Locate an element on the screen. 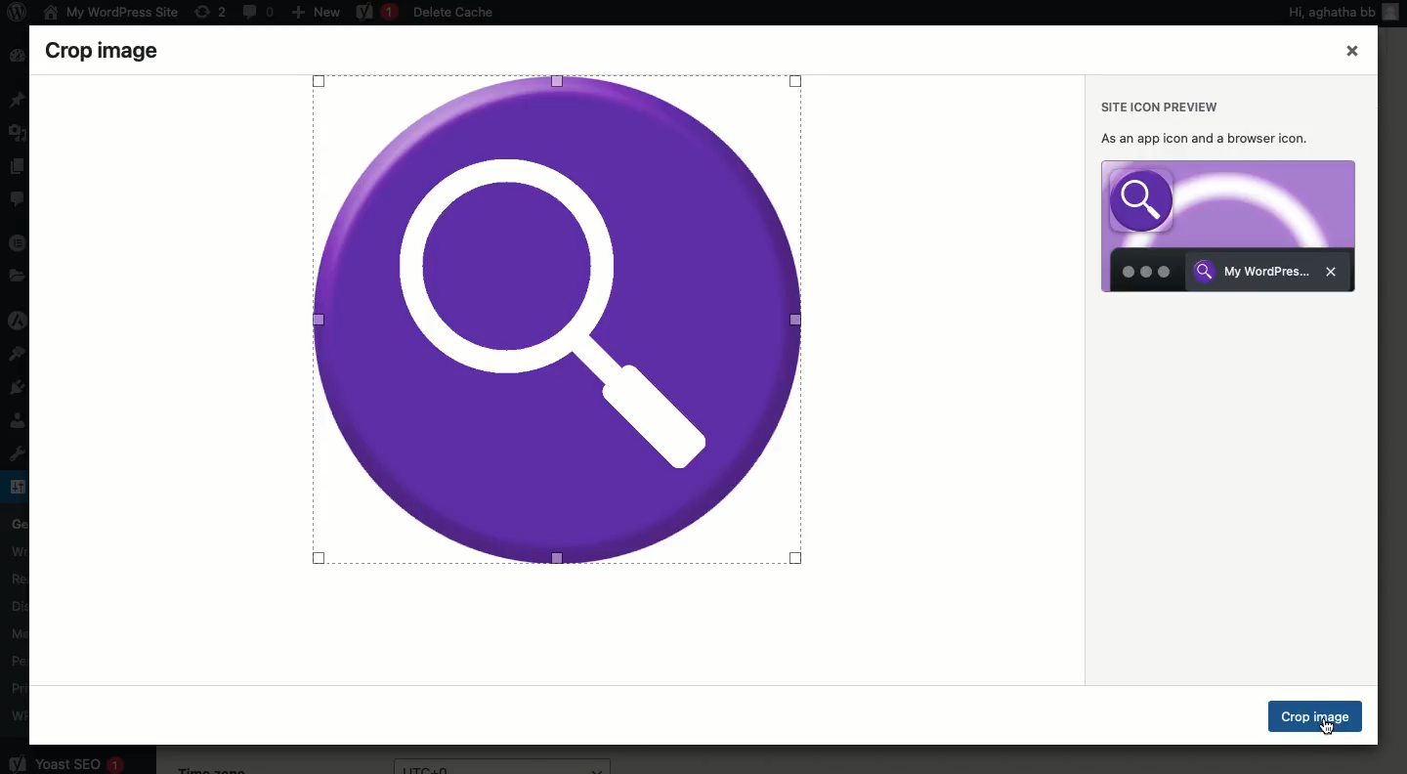 Image resolution: width=1407 pixels, height=774 pixels. SITE ICON PREVIEW.
As an app icon and a browser icon. is located at coordinates (1212, 121).